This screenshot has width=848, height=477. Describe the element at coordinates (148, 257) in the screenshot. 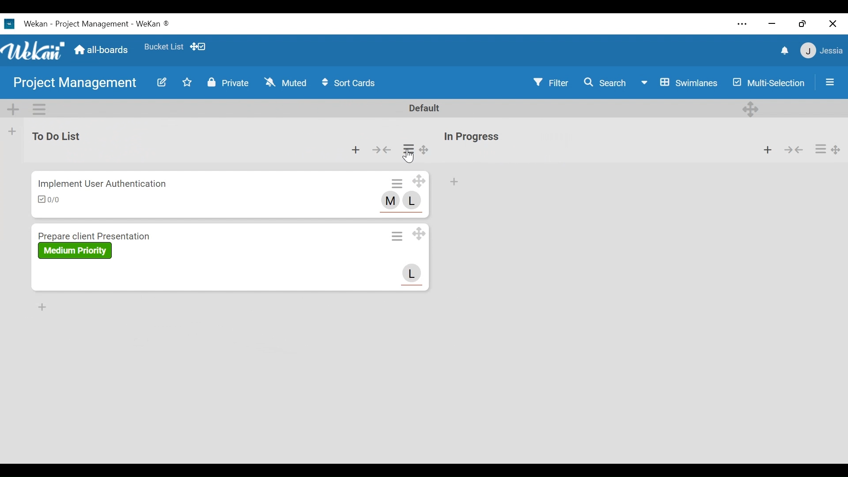

I see `Card` at that location.